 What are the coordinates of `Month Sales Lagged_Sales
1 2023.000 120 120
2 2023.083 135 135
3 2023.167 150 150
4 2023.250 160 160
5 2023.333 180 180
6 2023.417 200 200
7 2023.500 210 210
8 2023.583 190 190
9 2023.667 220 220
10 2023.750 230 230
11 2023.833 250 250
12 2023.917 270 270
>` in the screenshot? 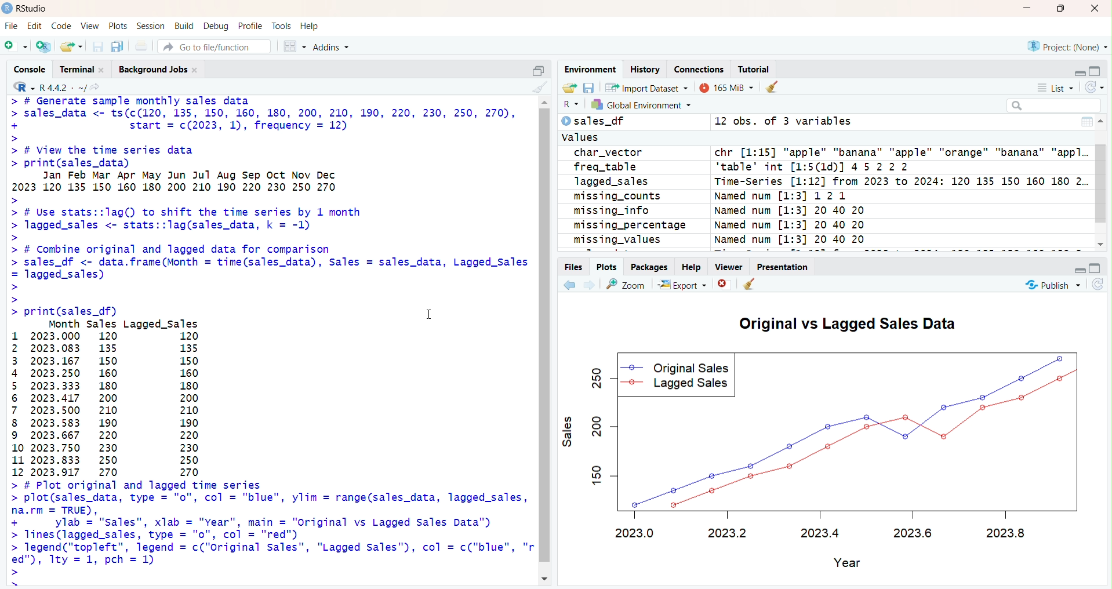 It's located at (125, 397).